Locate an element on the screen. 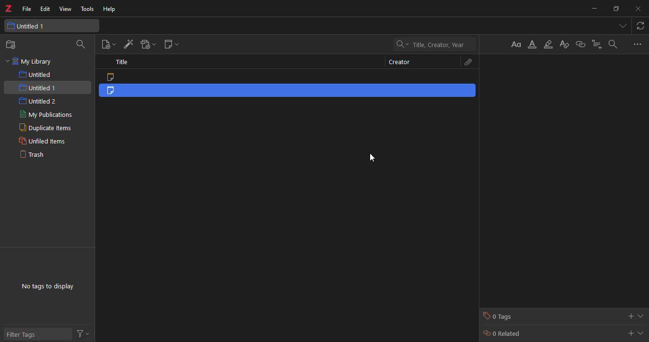 The image size is (649, 342). trash is located at coordinates (32, 154).